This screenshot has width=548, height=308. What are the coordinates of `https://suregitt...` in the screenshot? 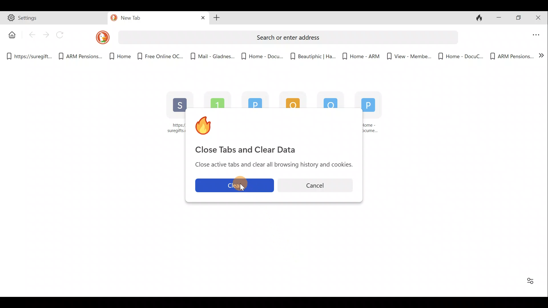 It's located at (30, 55).